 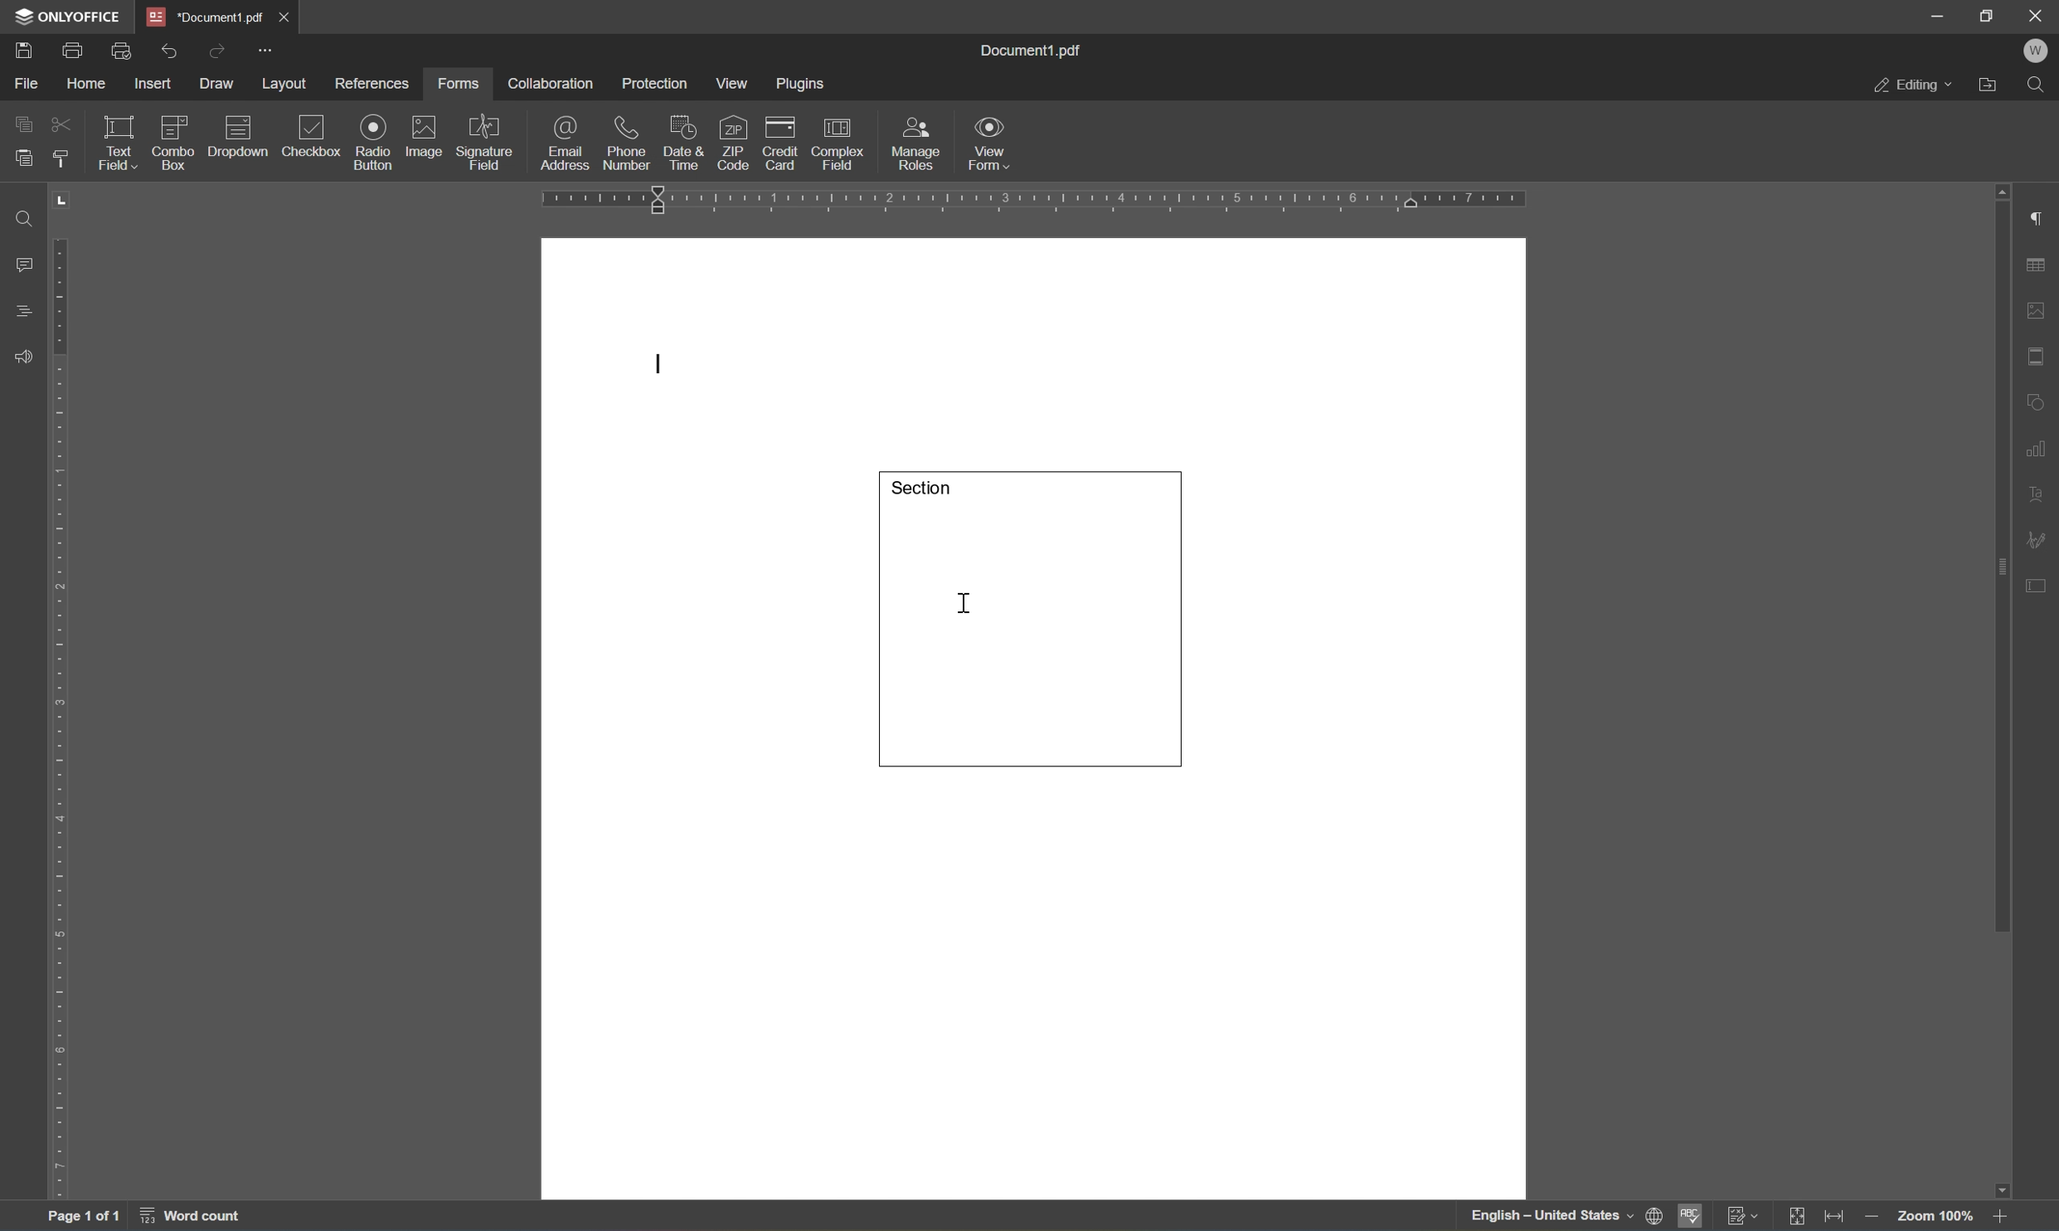 I want to click on fit to slide, so click(x=1798, y=1216).